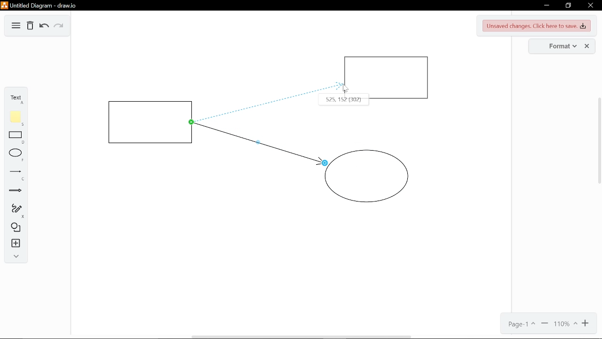 The width and height of the screenshot is (602, 339). What do you see at coordinates (587, 323) in the screenshot?
I see `Zoom in` at bounding box center [587, 323].